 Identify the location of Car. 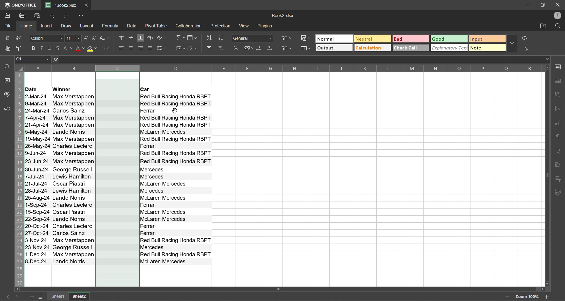
(176, 90).